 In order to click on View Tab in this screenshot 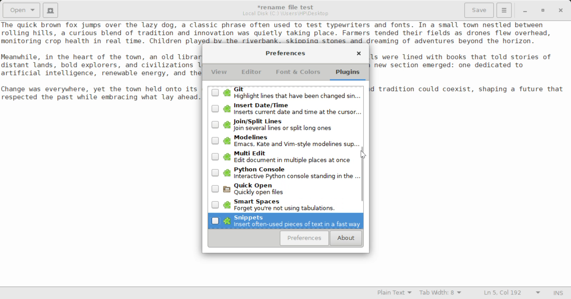, I will do `click(219, 73)`.